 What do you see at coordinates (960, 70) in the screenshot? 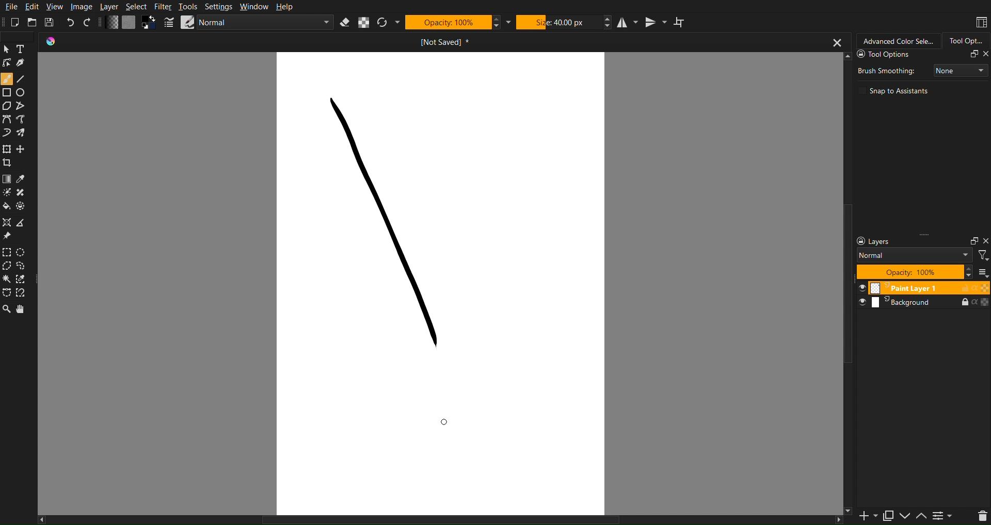
I see `None` at bounding box center [960, 70].